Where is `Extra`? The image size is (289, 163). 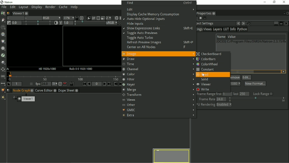 Extra is located at coordinates (158, 115).